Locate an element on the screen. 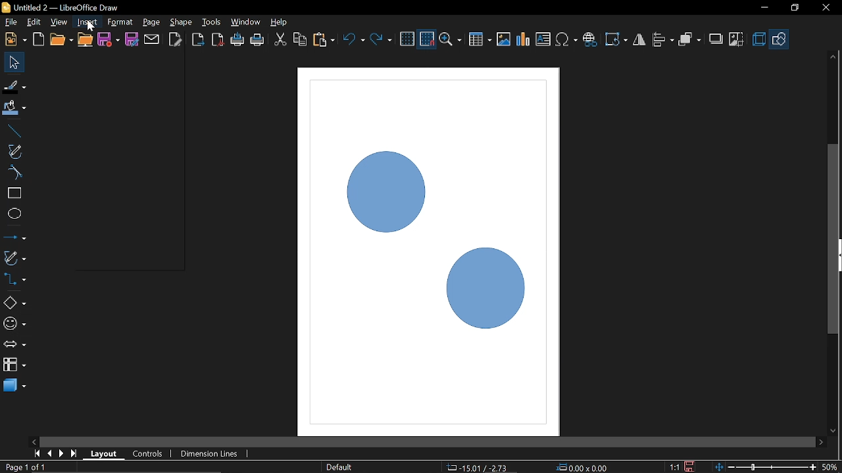 The image size is (842, 473). co-ordinate is located at coordinates (584, 467).